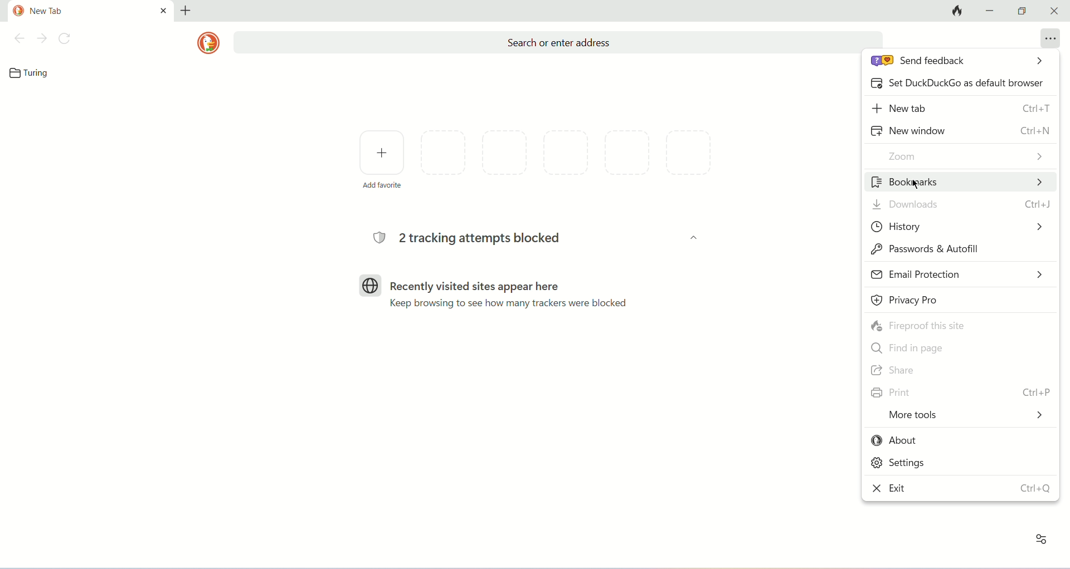  Describe the element at coordinates (32, 73) in the screenshot. I see `bookmark` at that location.